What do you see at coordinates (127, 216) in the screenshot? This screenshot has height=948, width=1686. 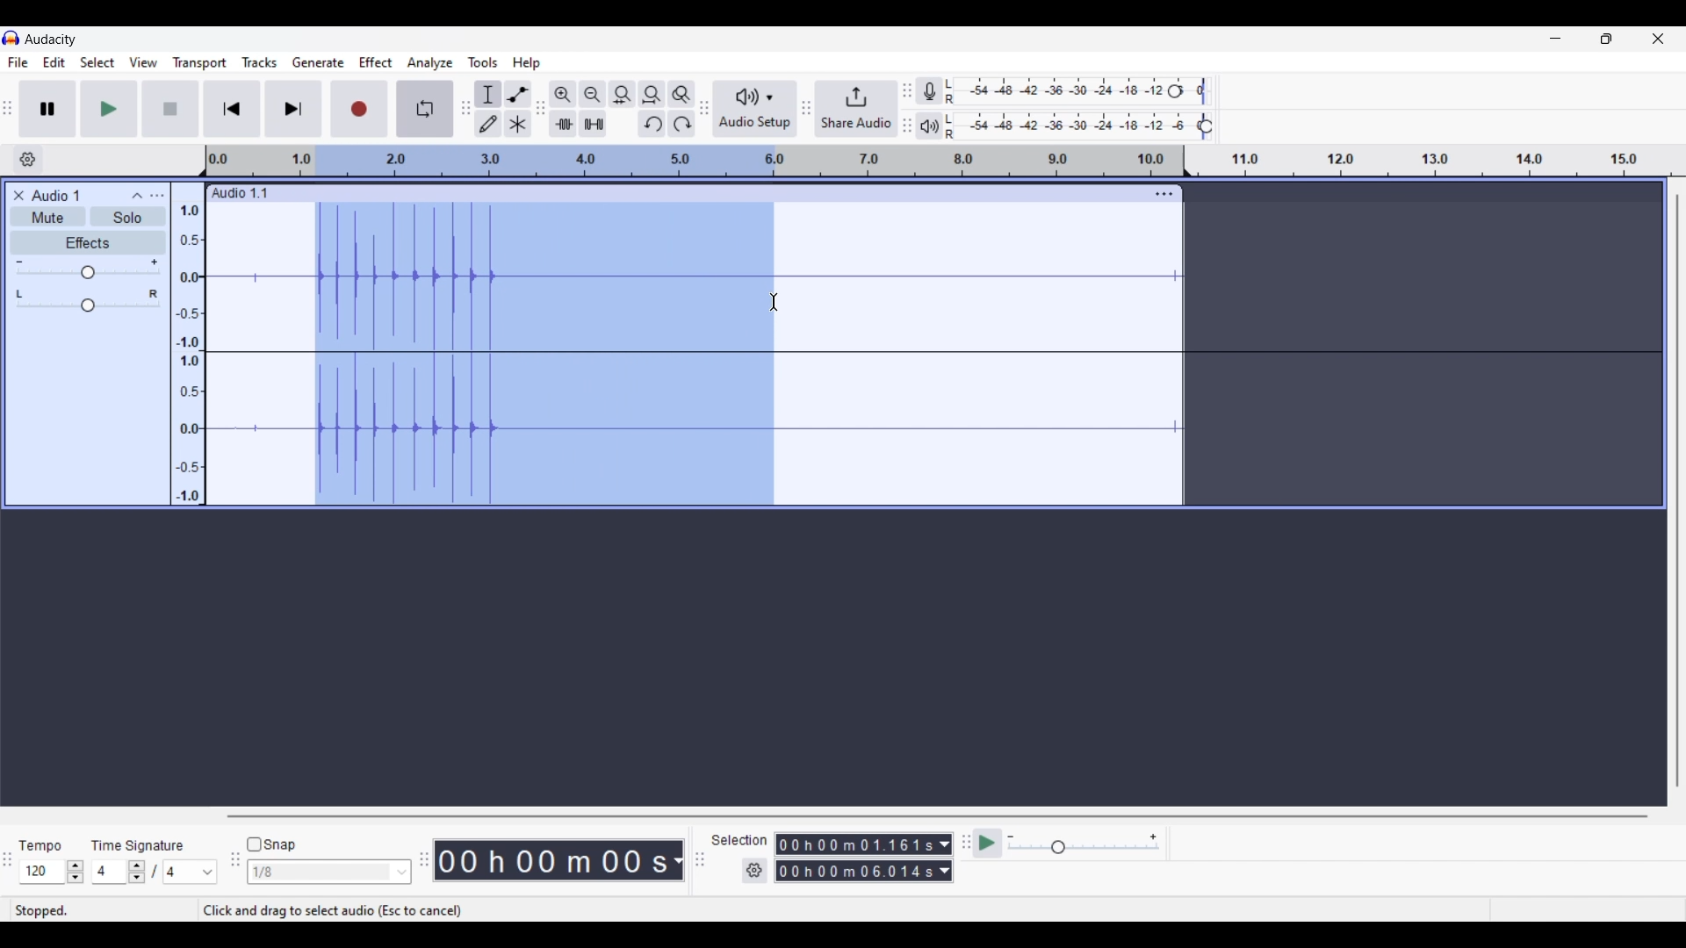 I see `Solo` at bounding box center [127, 216].